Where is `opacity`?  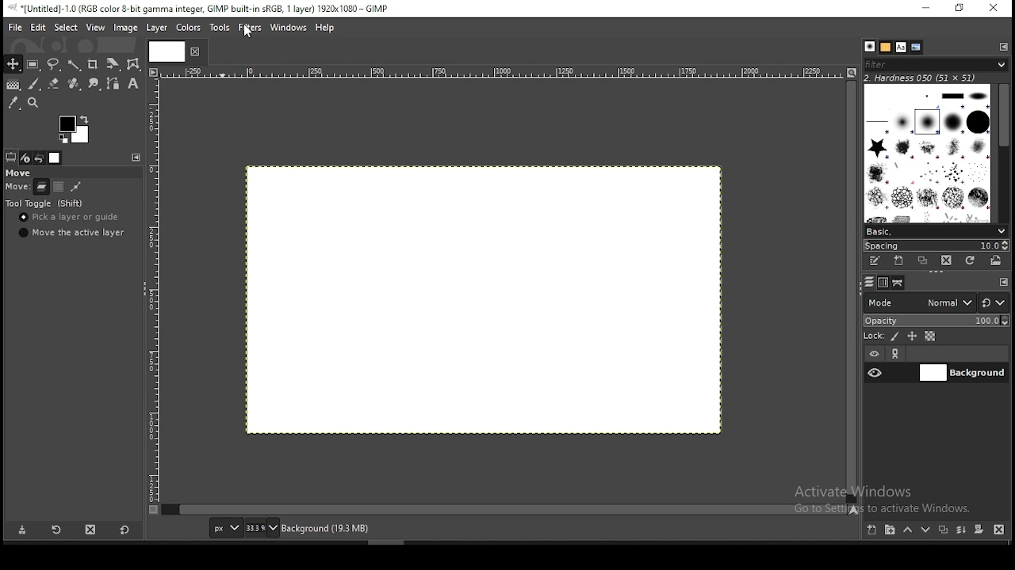 opacity is located at coordinates (938, 321).